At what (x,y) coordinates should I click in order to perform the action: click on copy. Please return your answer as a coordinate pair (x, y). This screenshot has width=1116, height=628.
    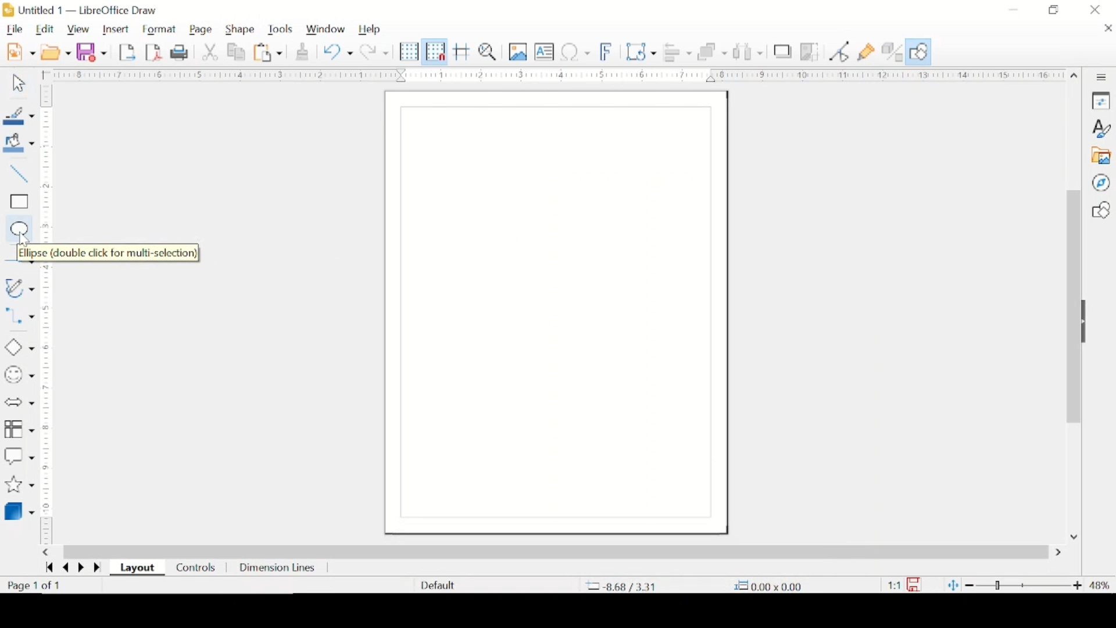
    Looking at the image, I should click on (237, 52).